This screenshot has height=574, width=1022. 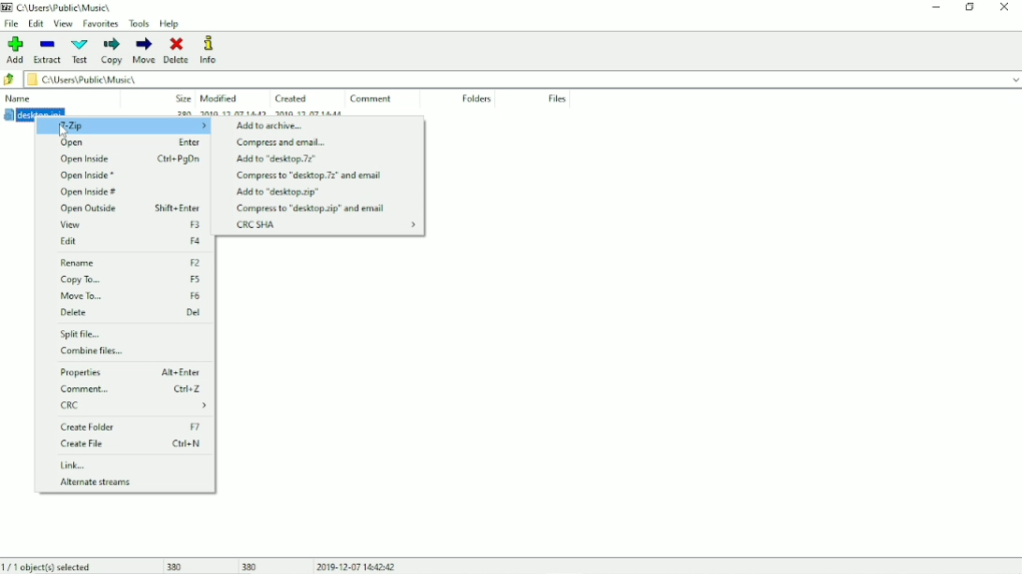 I want to click on Add to archive, so click(x=272, y=125).